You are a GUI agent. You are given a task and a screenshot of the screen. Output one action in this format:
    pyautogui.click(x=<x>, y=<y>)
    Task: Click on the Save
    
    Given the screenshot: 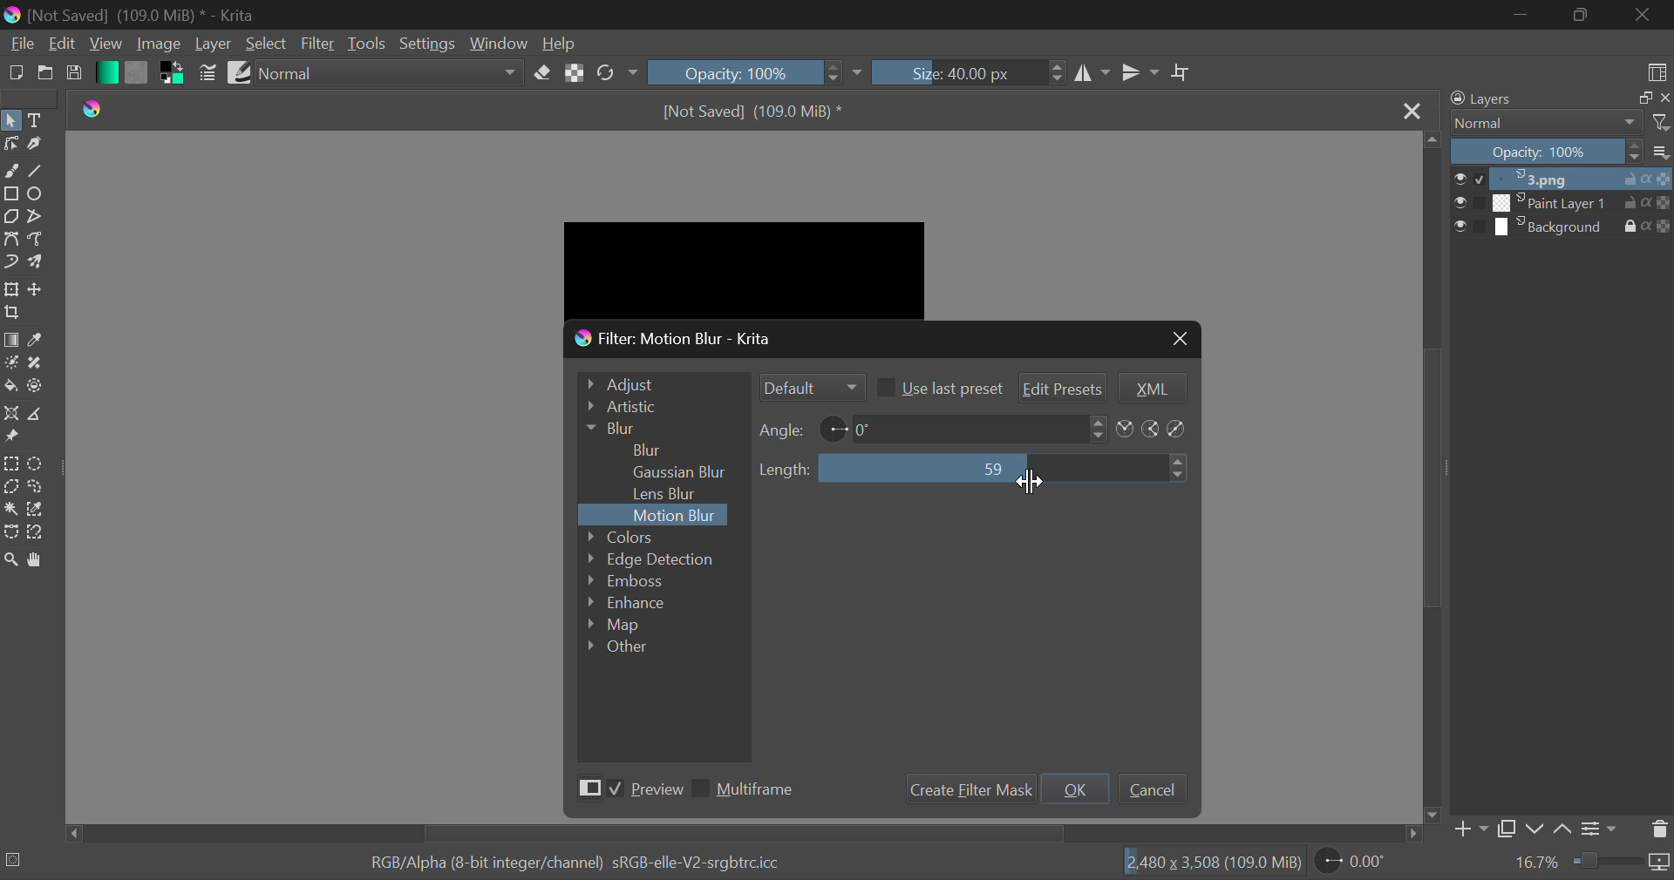 What is the action you would take?
    pyautogui.click(x=74, y=77)
    